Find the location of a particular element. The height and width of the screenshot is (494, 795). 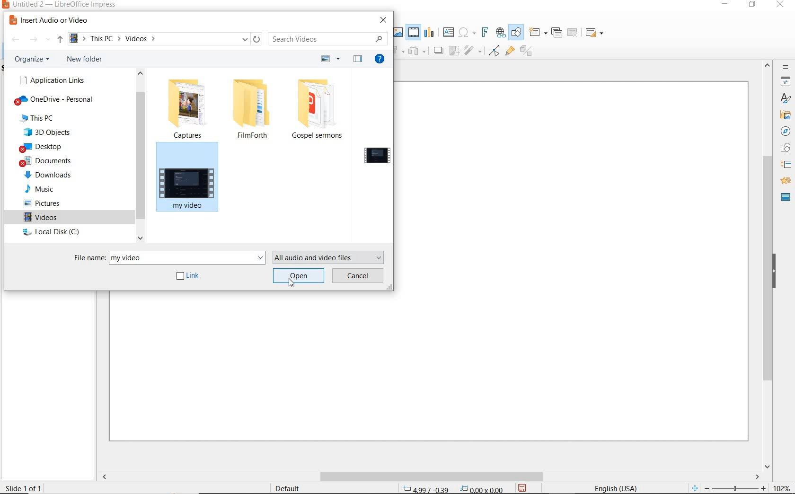

RESTORE DOWN is located at coordinates (753, 5).